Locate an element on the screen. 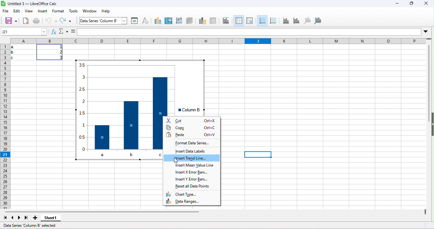  file is located at coordinates (6, 12).